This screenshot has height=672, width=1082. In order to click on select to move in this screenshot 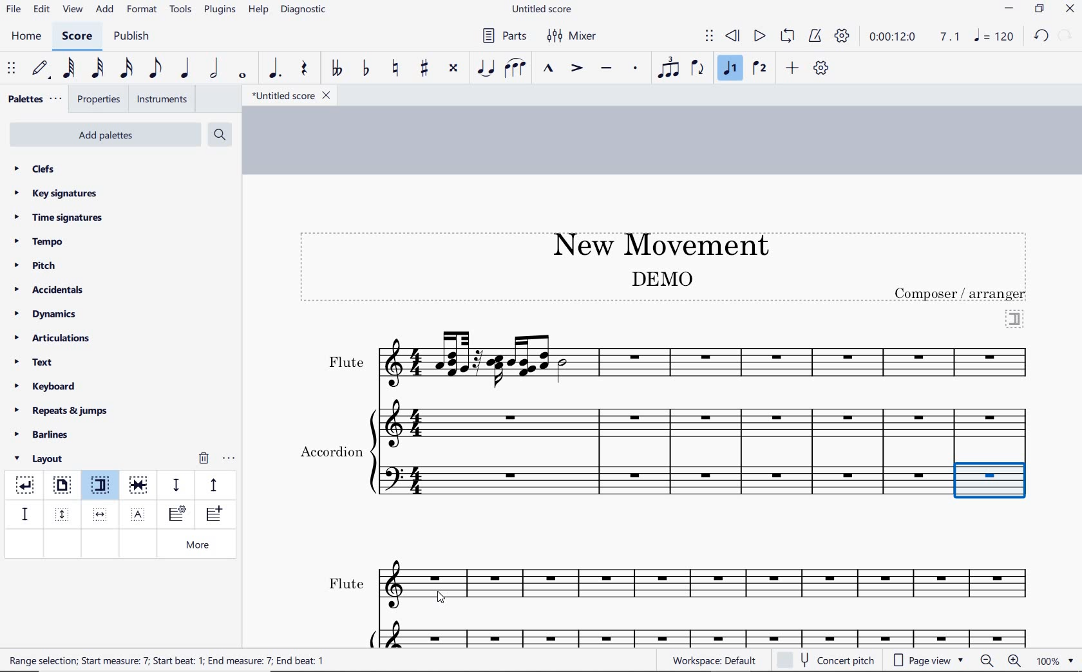, I will do `click(13, 69)`.